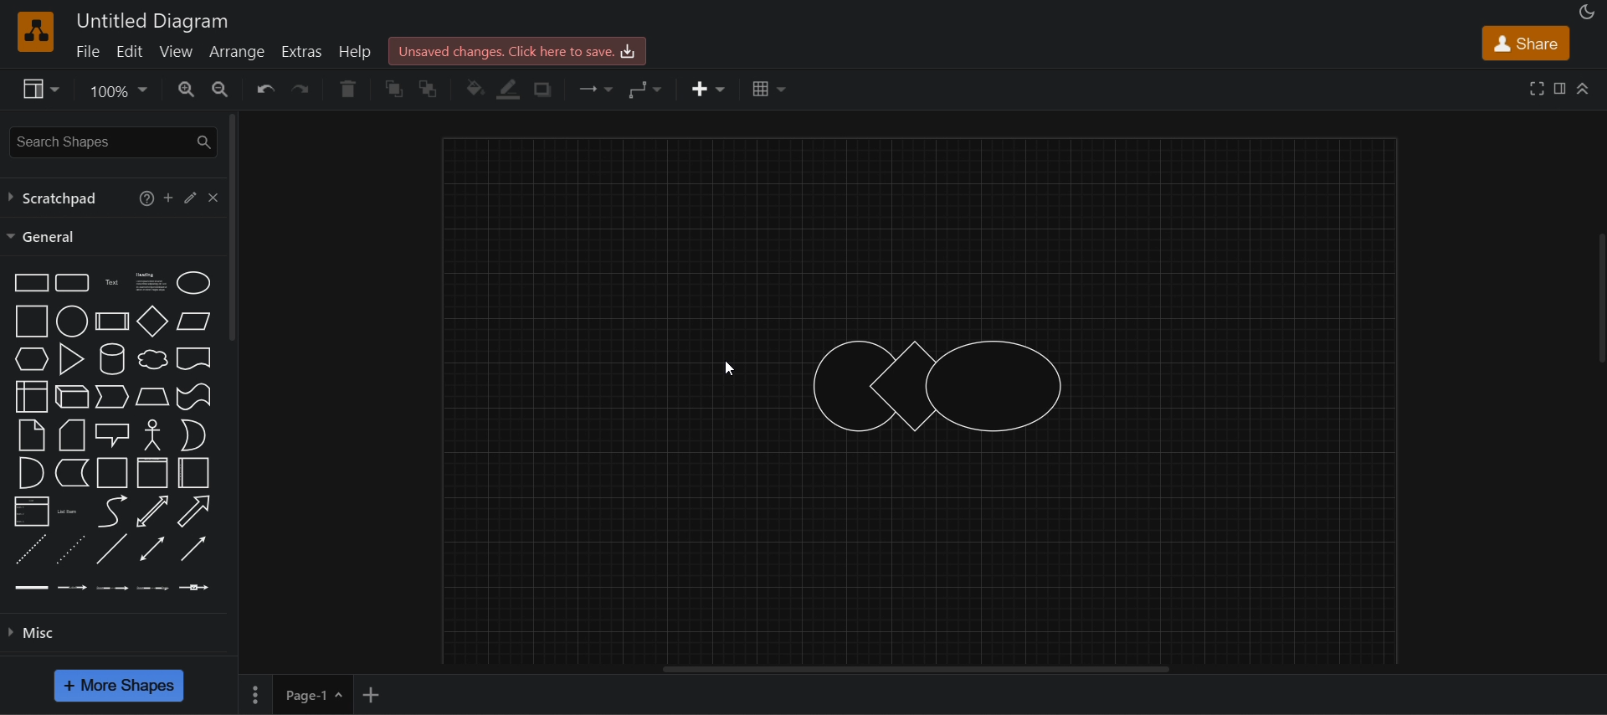  Describe the element at coordinates (70, 472) in the screenshot. I see `Data storage` at that location.